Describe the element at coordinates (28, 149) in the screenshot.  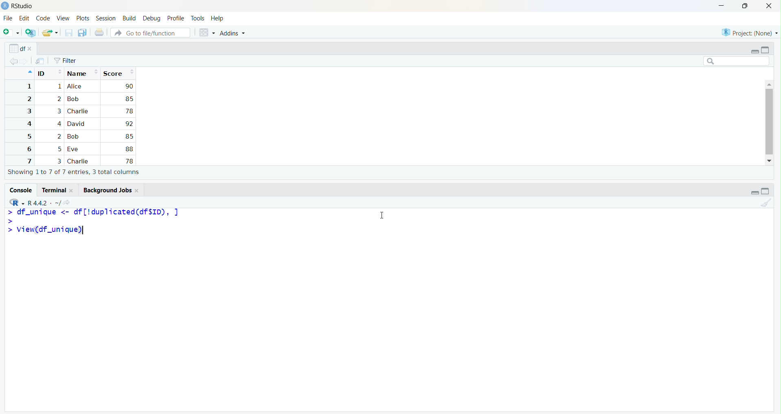
I see `6` at that location.